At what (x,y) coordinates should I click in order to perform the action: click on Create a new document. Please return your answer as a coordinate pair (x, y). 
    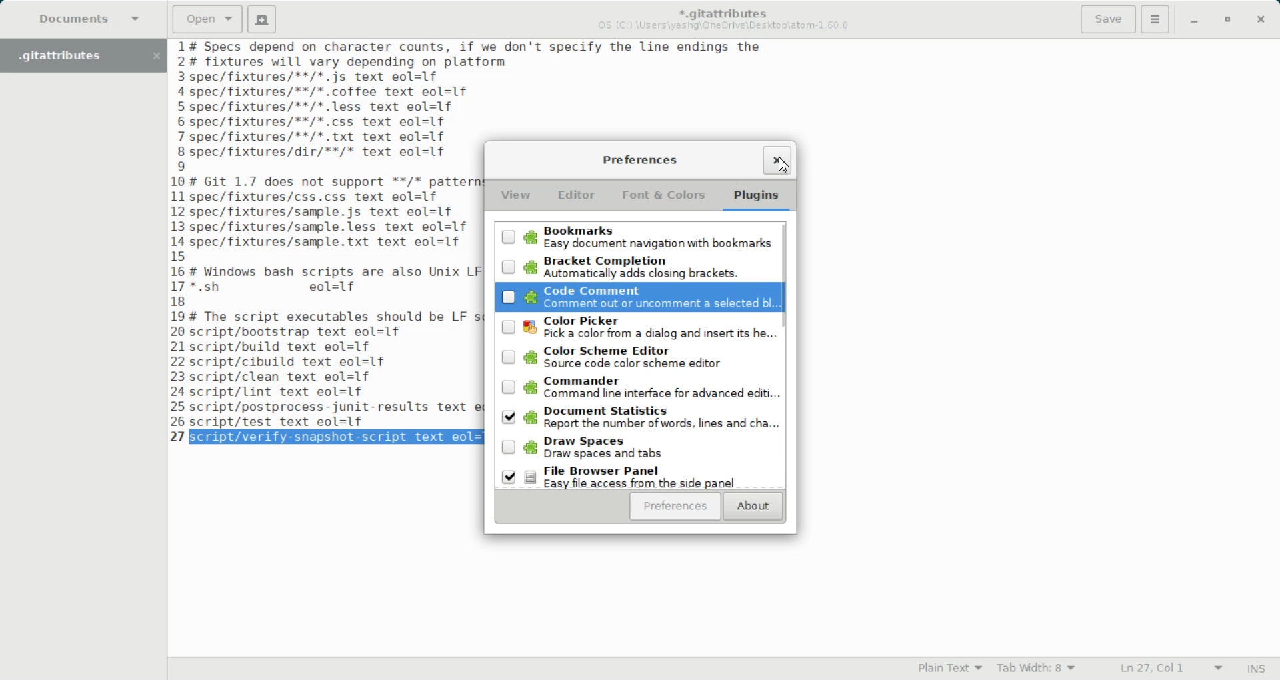
    Looking at the image, I should click on (263, 19).